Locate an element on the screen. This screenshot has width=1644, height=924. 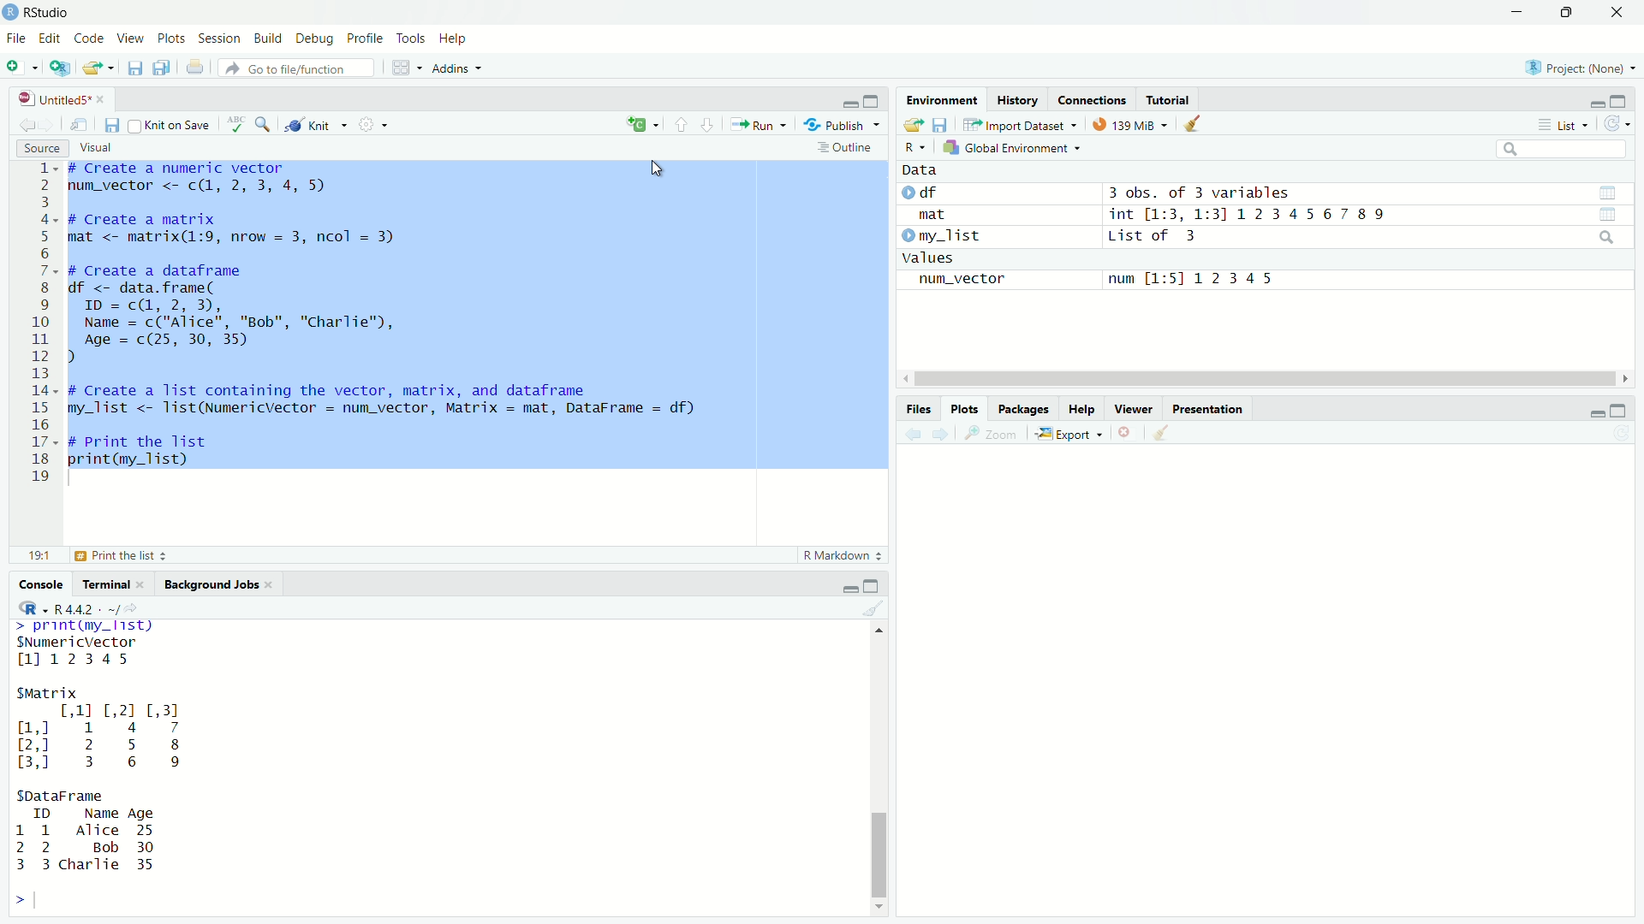
refresh is located at coordinates (1617, 122).